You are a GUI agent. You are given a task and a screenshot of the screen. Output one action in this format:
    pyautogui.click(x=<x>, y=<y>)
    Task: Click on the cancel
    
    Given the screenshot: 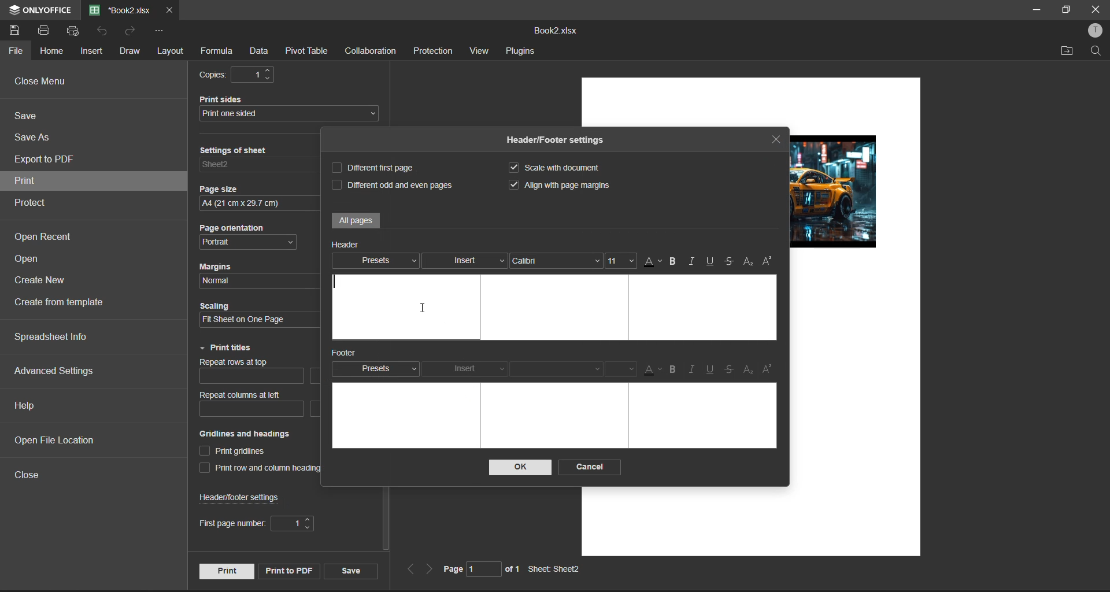 What is the action you would take?
    pyautogui.click(x=591, y=467)
    